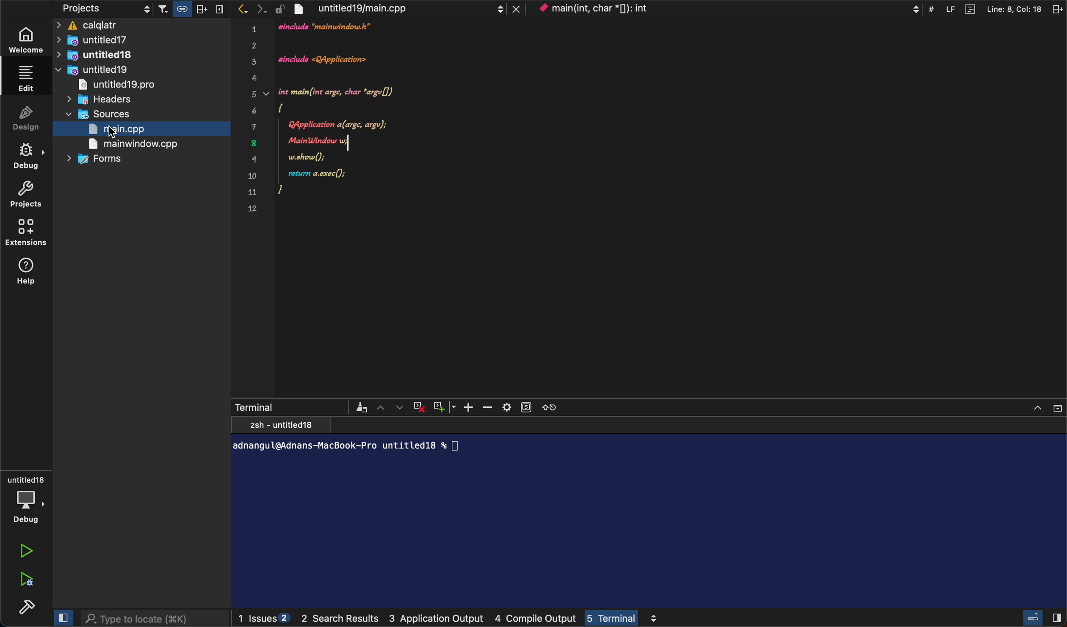  I want to click on Terminal , so click(255, 406).